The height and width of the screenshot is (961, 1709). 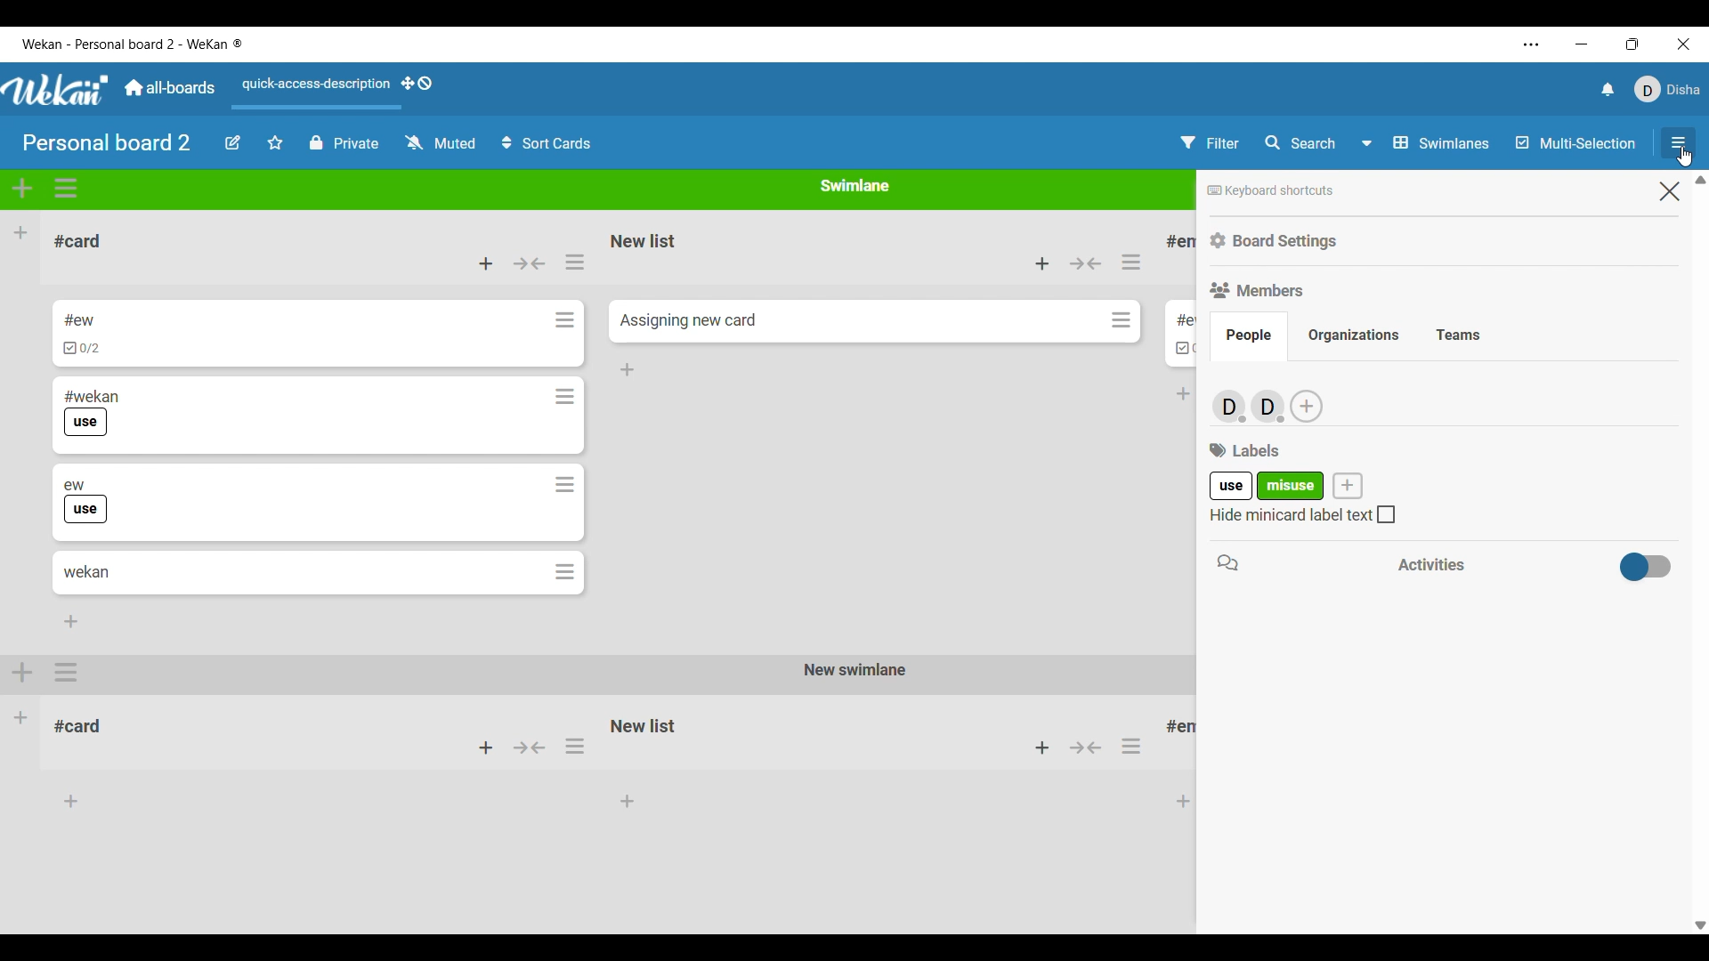 I want to click on Section title, so click(x=1244, y=450).